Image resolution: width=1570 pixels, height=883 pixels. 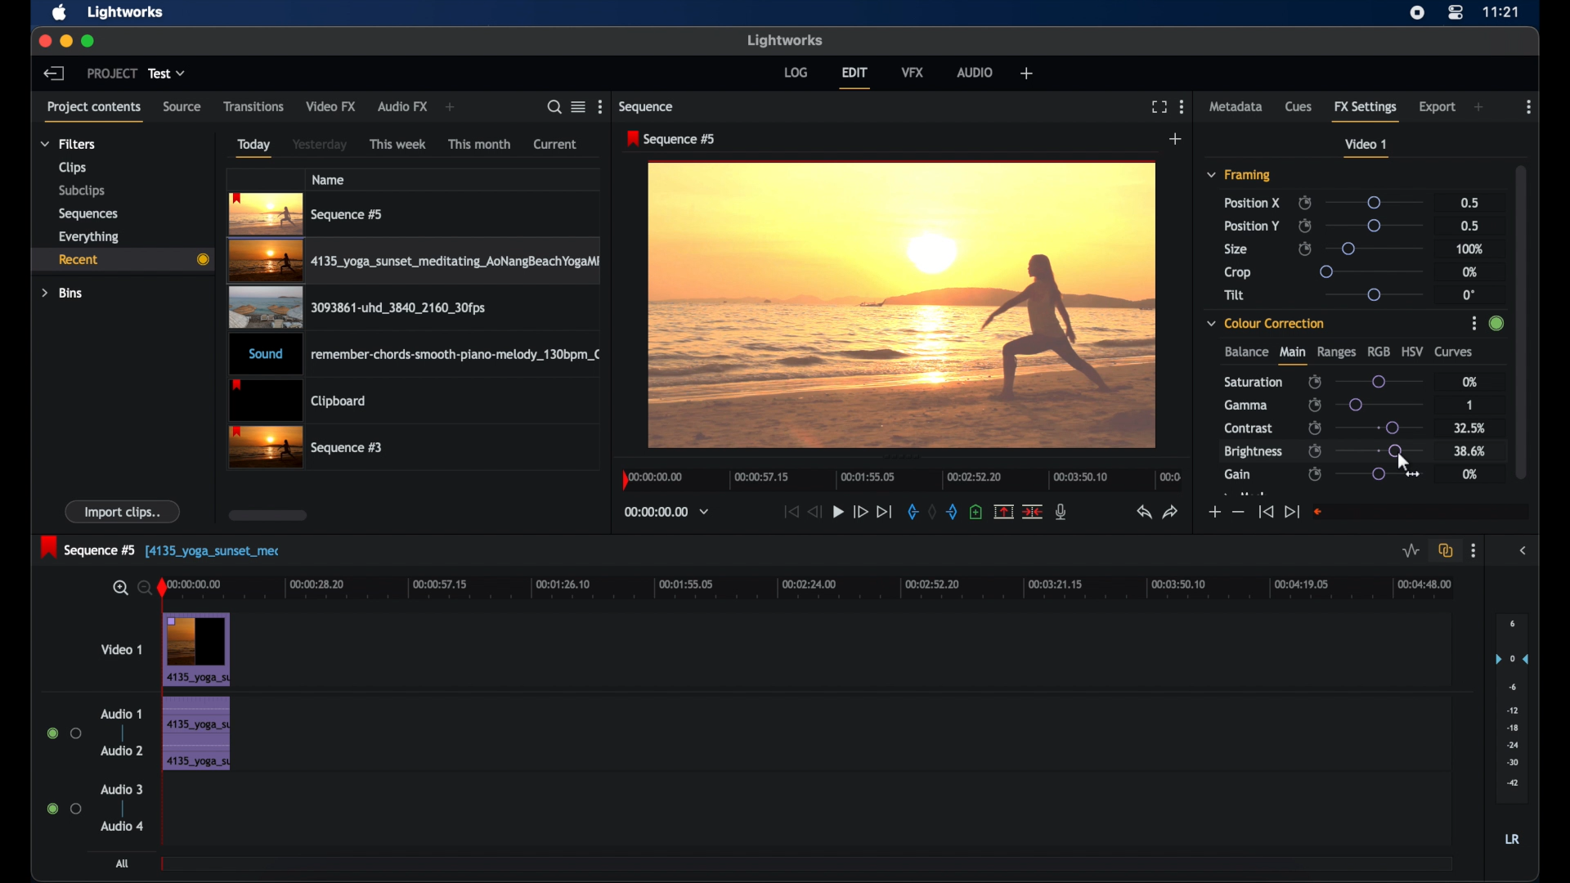 What do you see at coordinates (123, 511) in the screenshot?
I see `import clips` at bounding box center [123, 511].